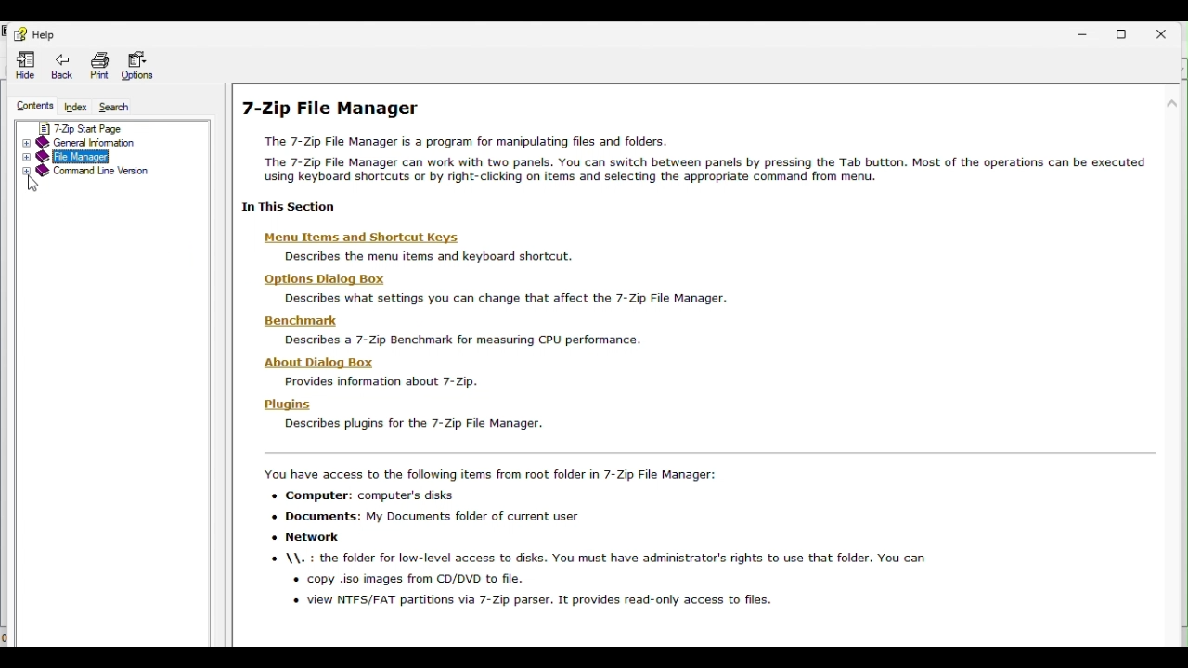 The height and width of the screenshot is (668, 1188). I want to click on Describes the menu items and keyboard shortcut., so click(430, 257).